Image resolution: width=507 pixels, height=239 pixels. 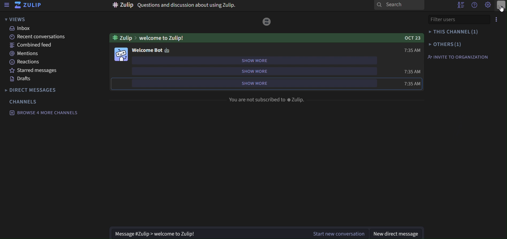 What do you see at coordinates (413, 38) in the screenshot?
I see `OCT 23` at bounding box center [413, 38].